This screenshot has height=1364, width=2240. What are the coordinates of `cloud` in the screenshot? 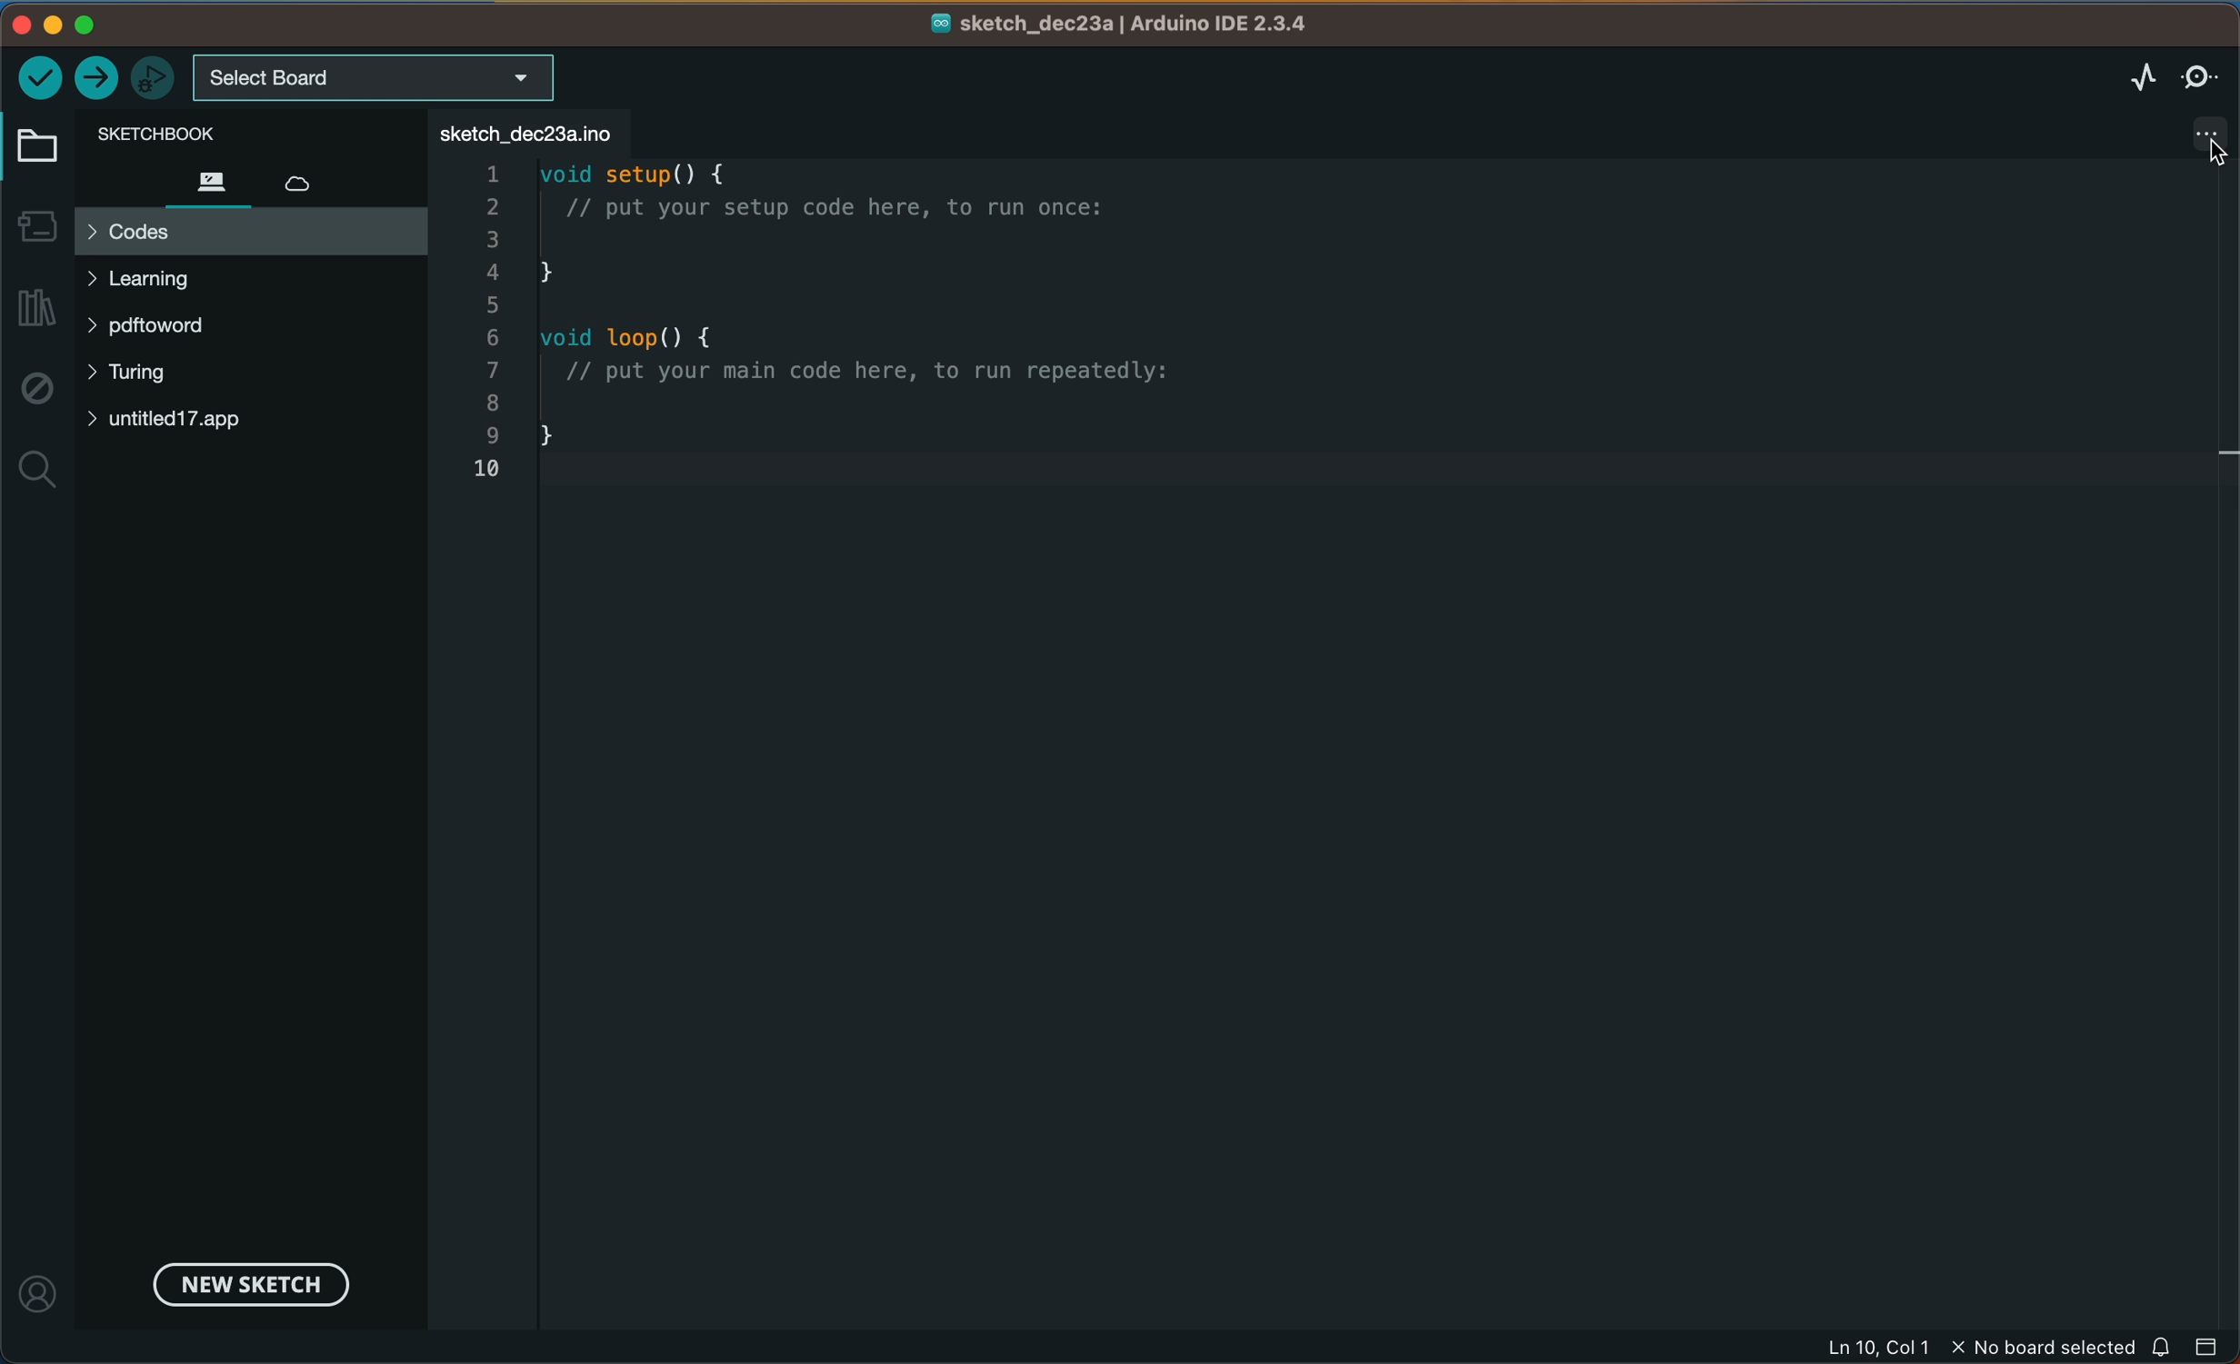 It's located at (315, 177).